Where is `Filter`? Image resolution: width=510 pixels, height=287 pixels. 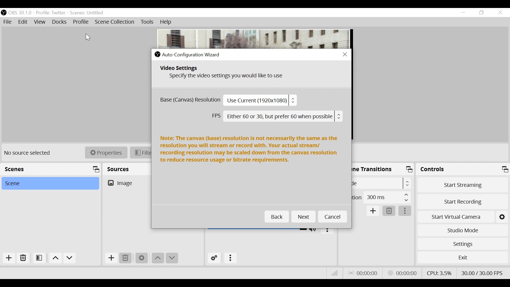 Filter is located at coordinates (141, 153).